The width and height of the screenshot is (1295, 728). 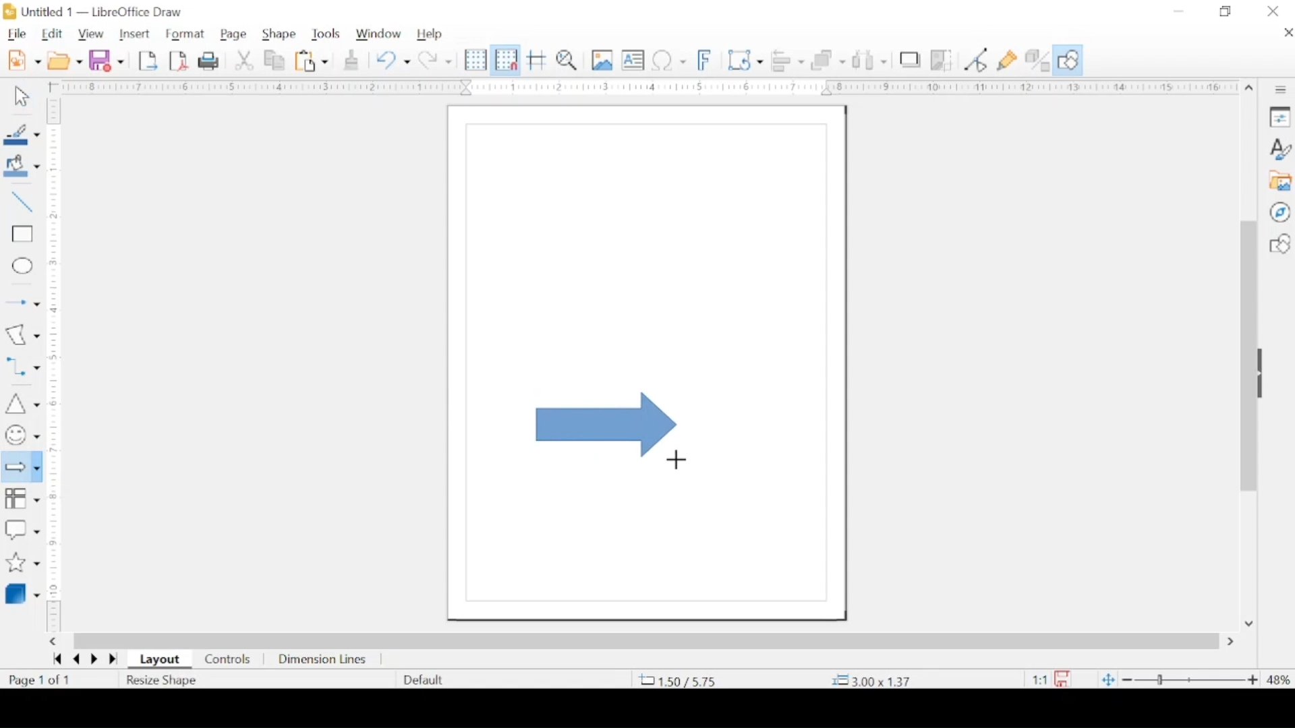 I want to click on sidebar settings, so click(x=1282, y=90).